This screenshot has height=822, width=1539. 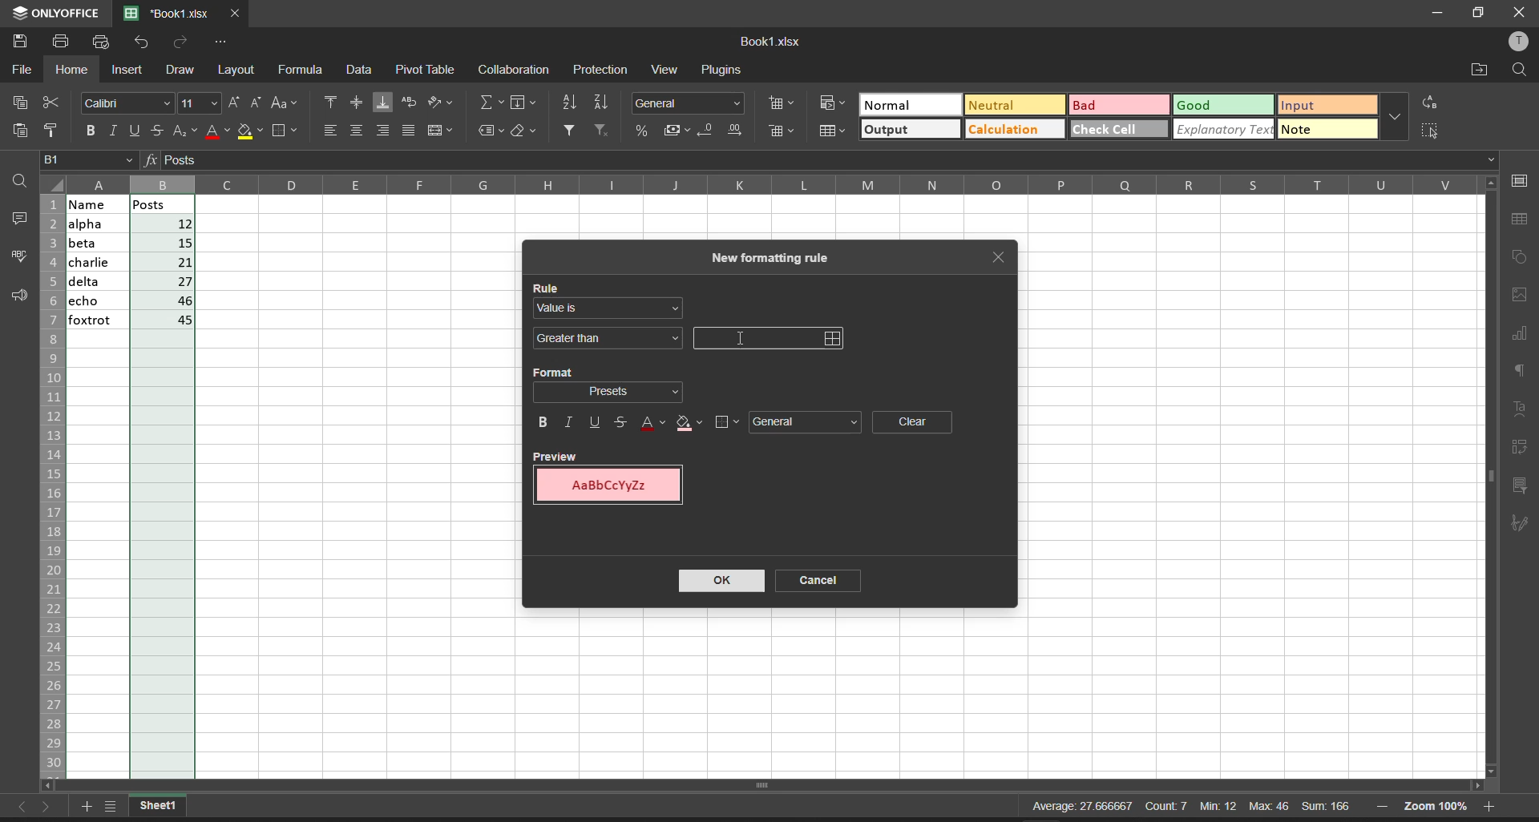 What do you see at coordinates (1442, 806) in the screenshot?
I see `zoom 100%` at bounding box center [1442, 806].